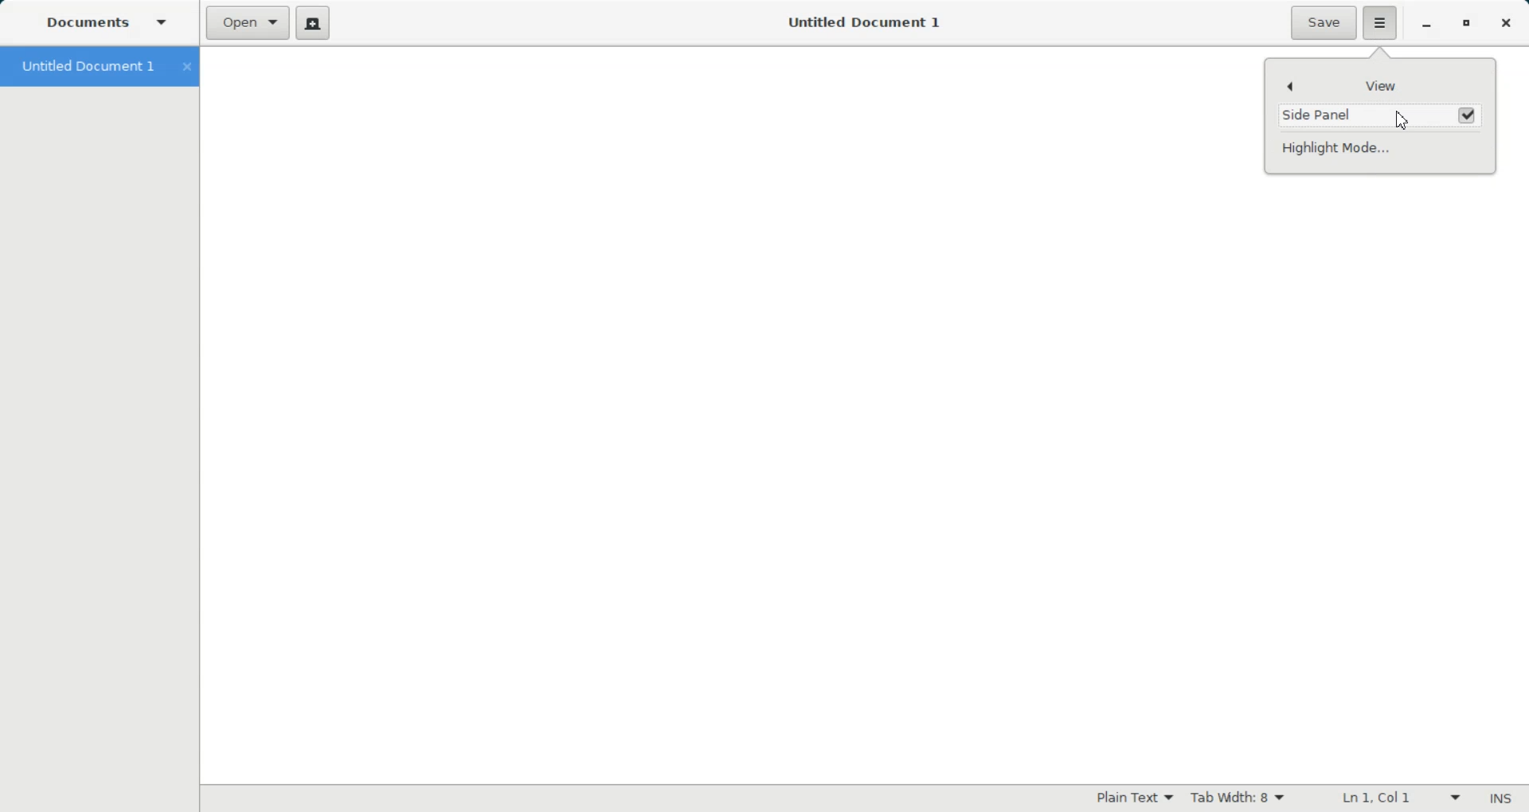 Image resolution: width=1529 pixels, height=812 pixels. What do you see at coordinates (314, 21) in the screenshot?
I see `Create a new document` at bounding box center [314, 21].